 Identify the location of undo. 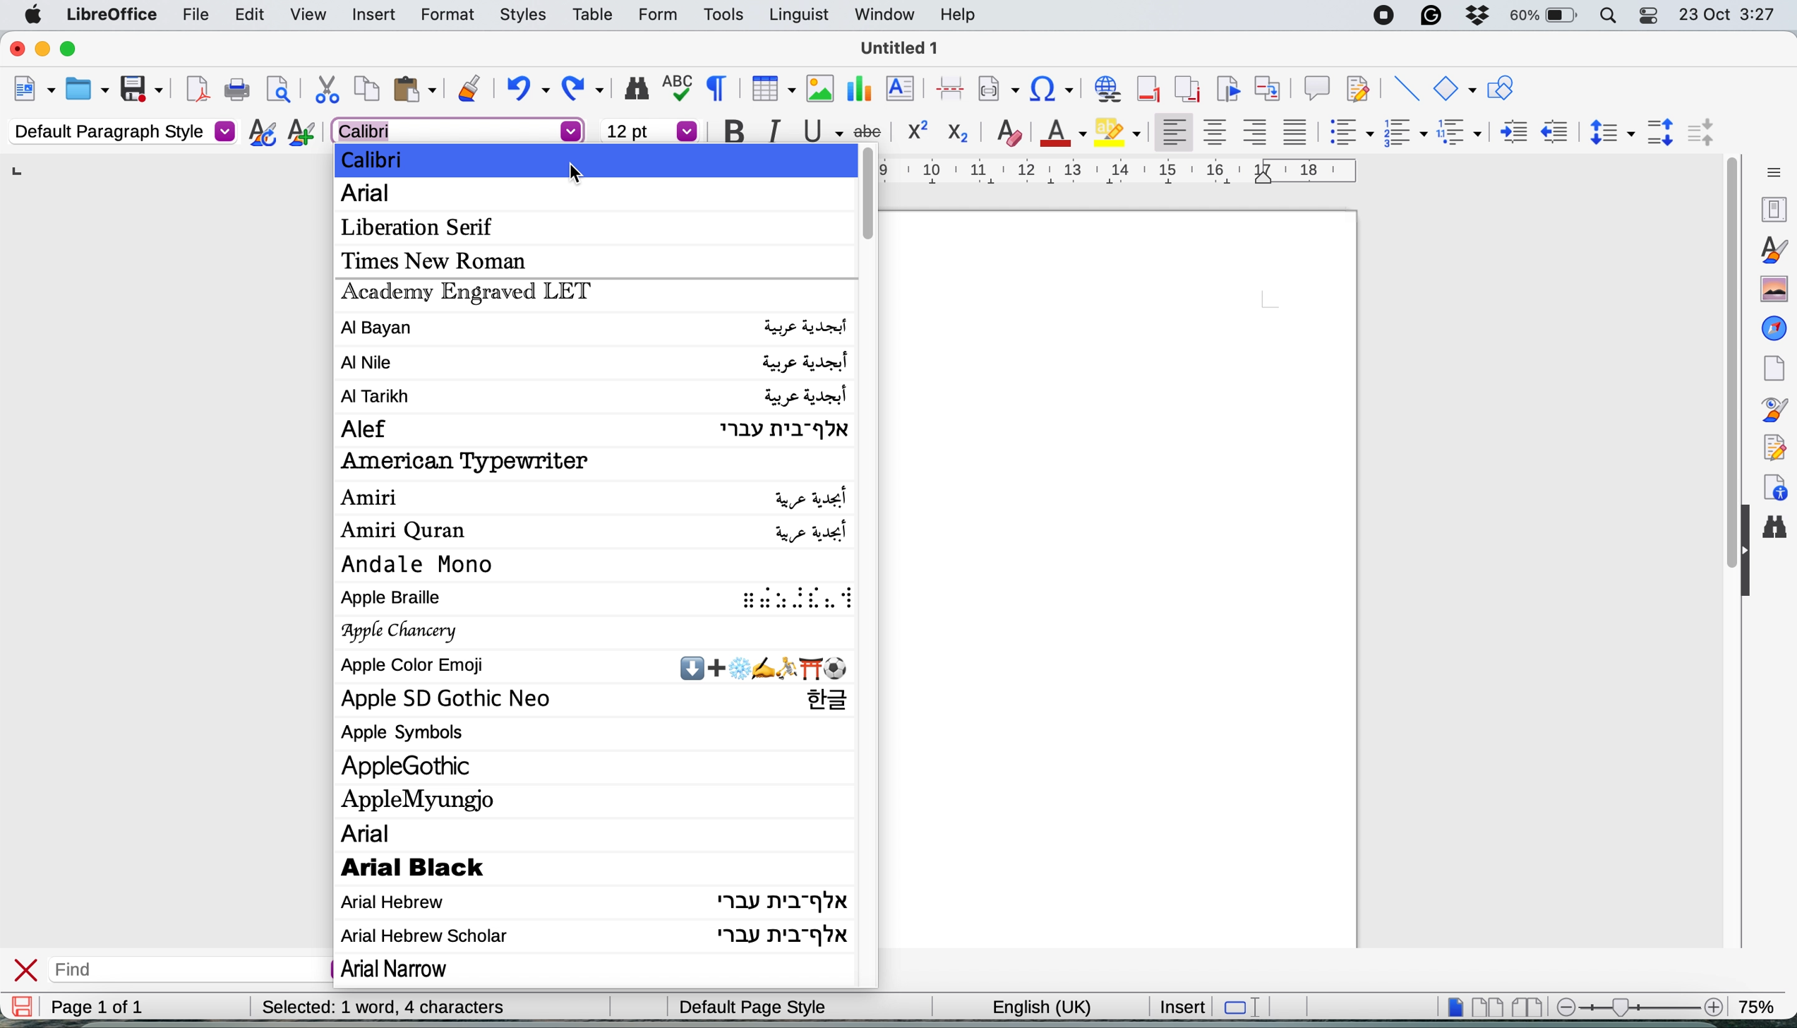
(527, 90).